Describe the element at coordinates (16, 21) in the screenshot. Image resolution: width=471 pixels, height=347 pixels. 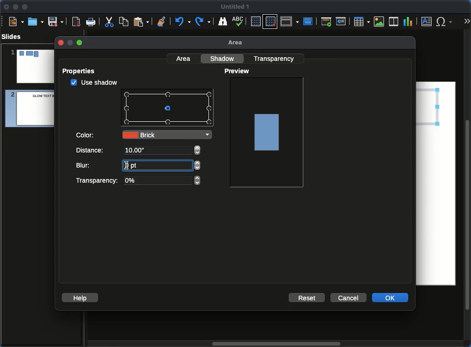
I see `New` at that location.